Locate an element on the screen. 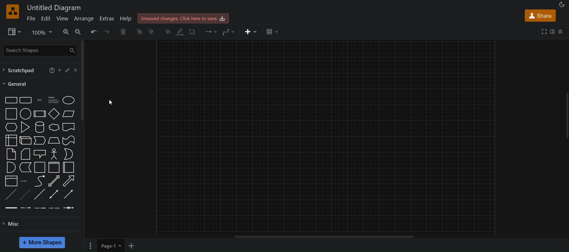 The height and width of the screenshot is (252, 569). edit is located at coordinates (47, 18).